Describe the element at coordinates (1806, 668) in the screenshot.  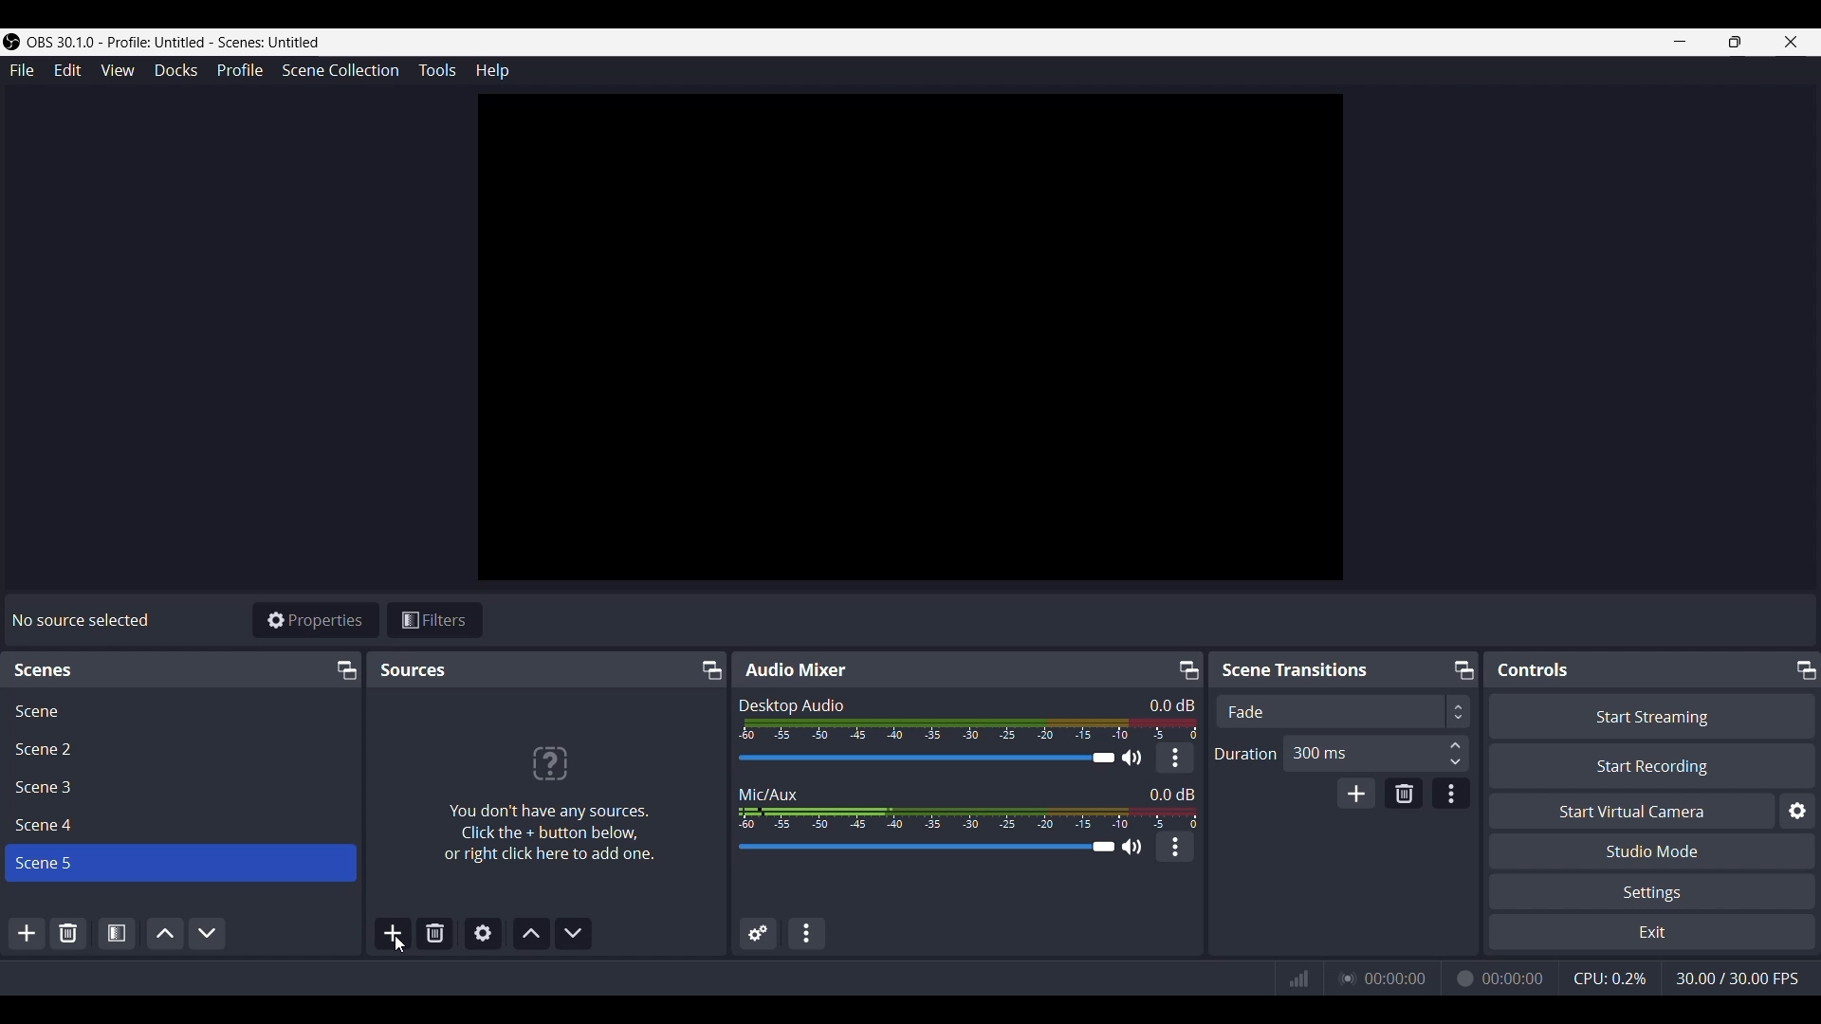
I see `Maximize` at that location.